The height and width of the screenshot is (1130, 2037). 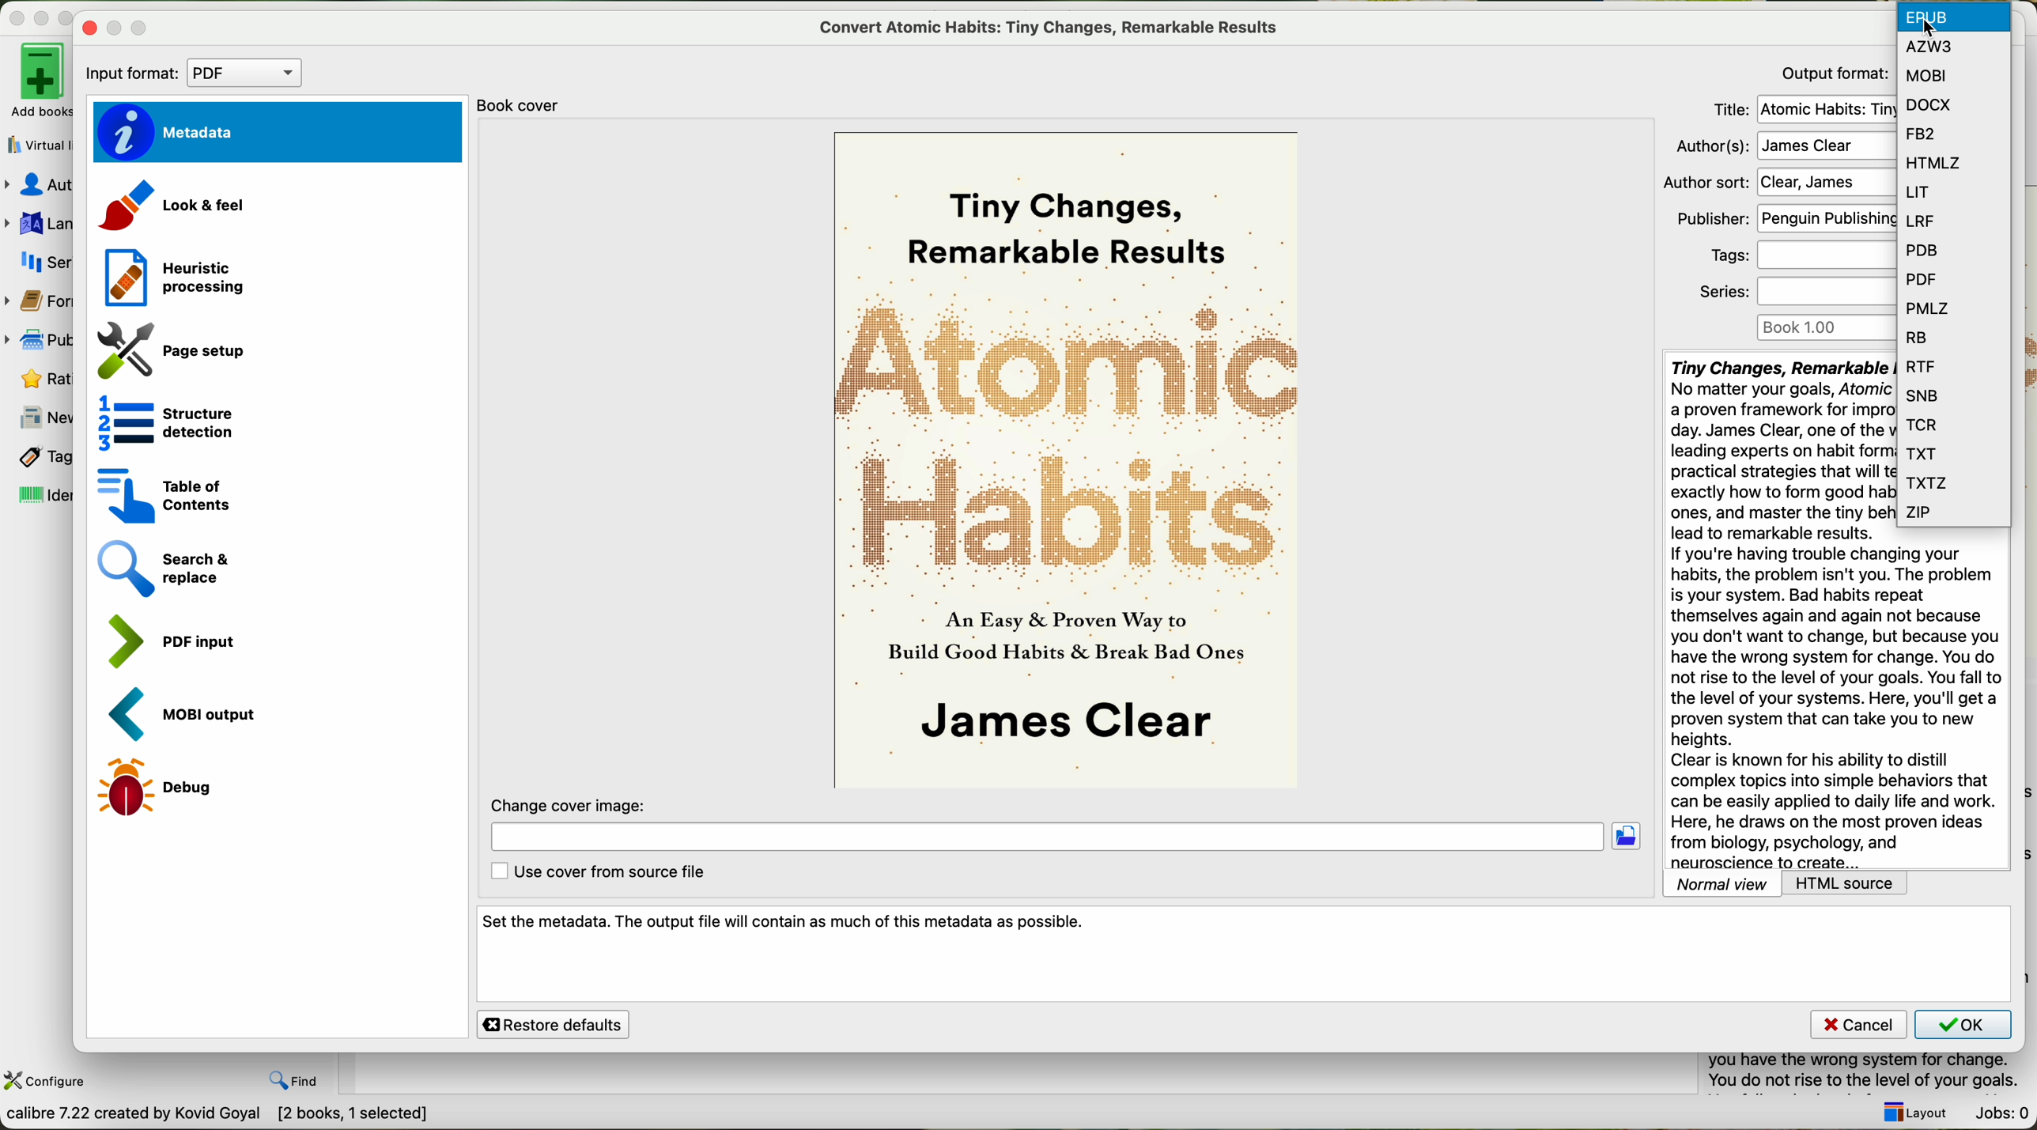 What do you see at coordinates (38, 223) in the screenshot?
I see `languages` at bounding box center [38, 223].